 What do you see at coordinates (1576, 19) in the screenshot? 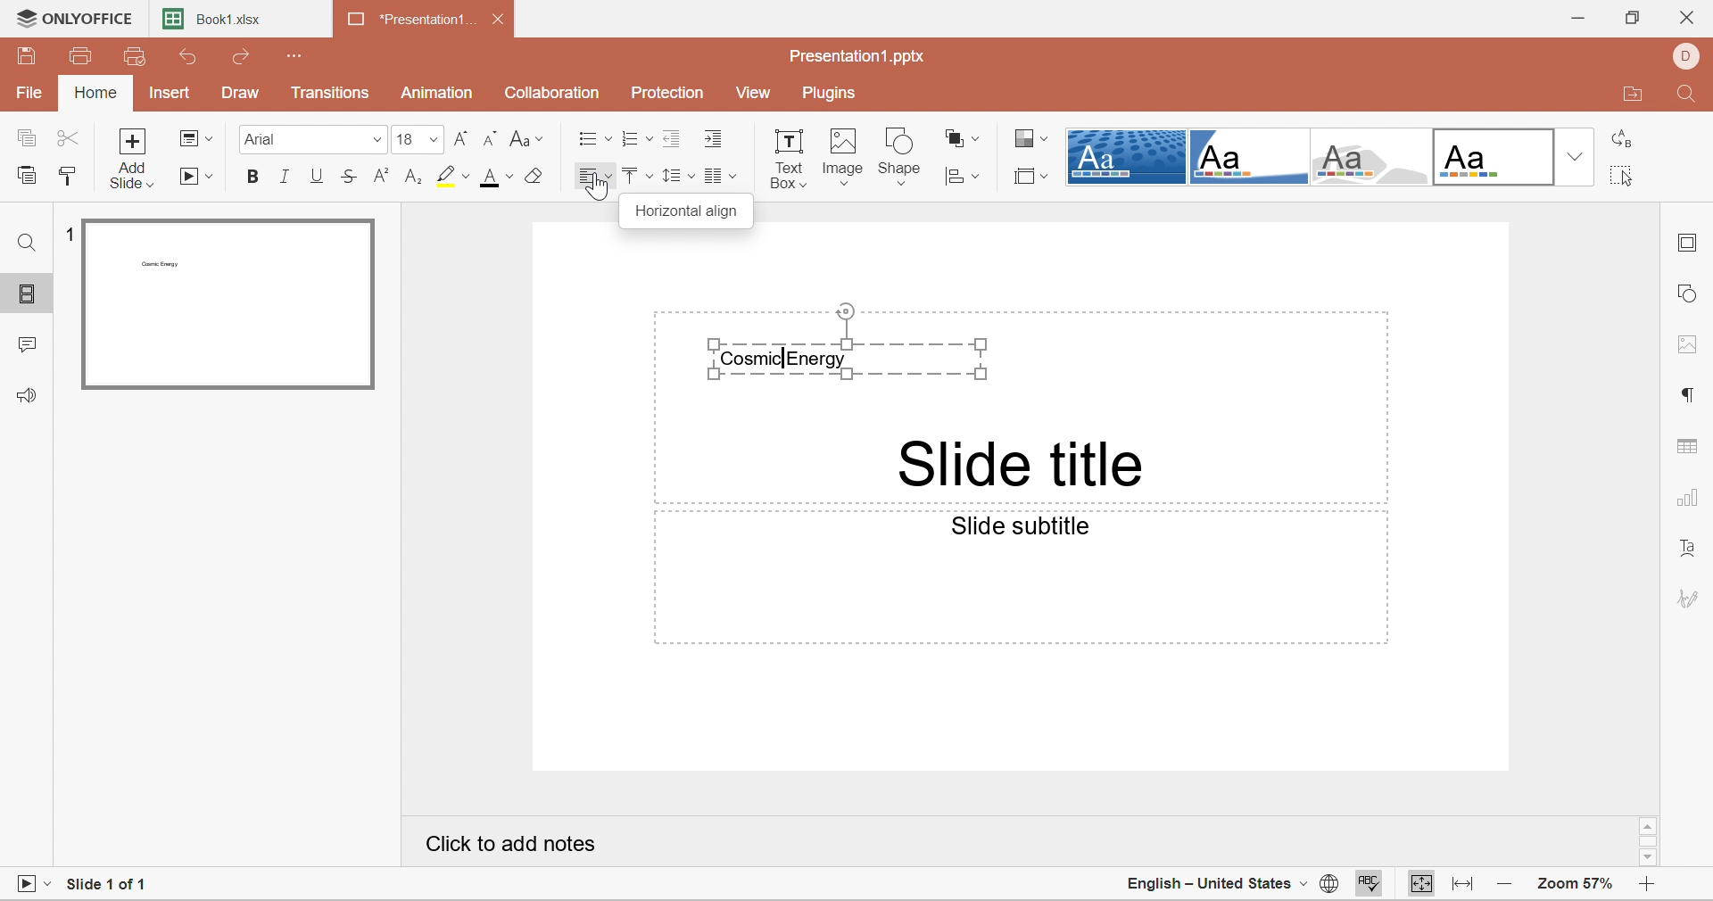
I see `Minimize` at bounding box center [1576, 19].